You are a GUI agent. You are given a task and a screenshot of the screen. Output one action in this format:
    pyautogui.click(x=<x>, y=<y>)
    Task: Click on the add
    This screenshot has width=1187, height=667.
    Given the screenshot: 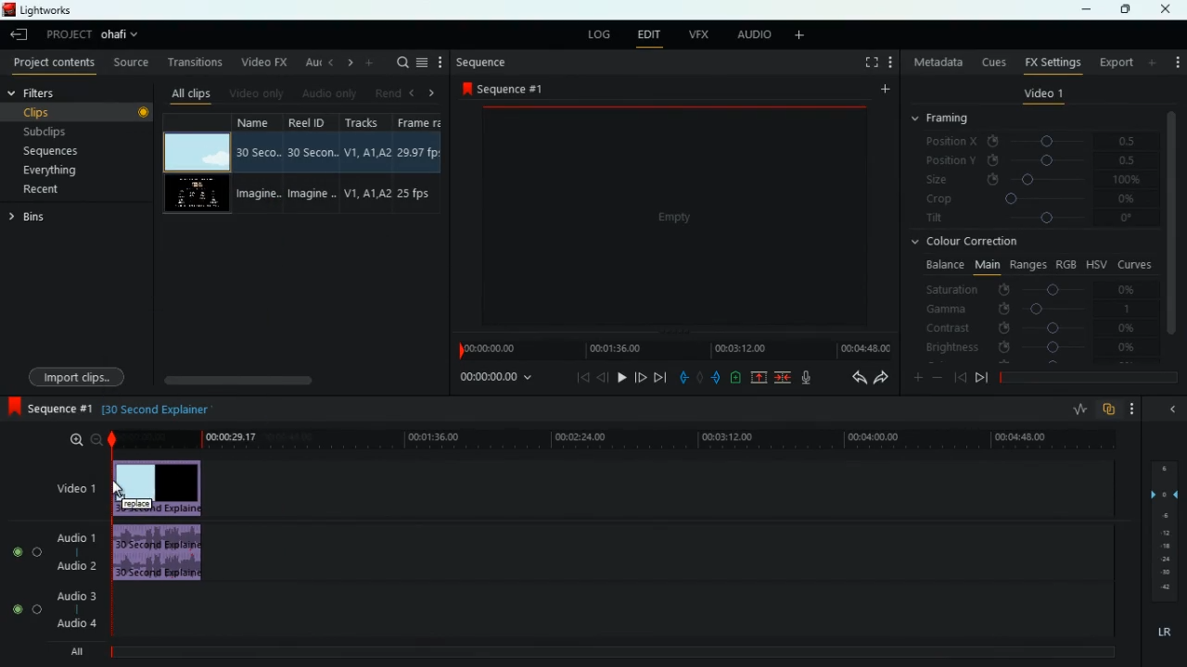 What is the action you would take?
    pyautogui.click(x=369, y=64)
    